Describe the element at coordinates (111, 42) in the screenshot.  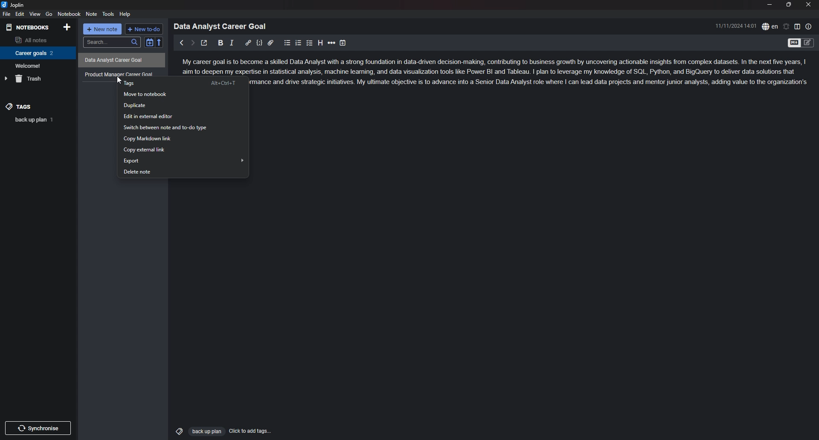
I see `search...` at that location.